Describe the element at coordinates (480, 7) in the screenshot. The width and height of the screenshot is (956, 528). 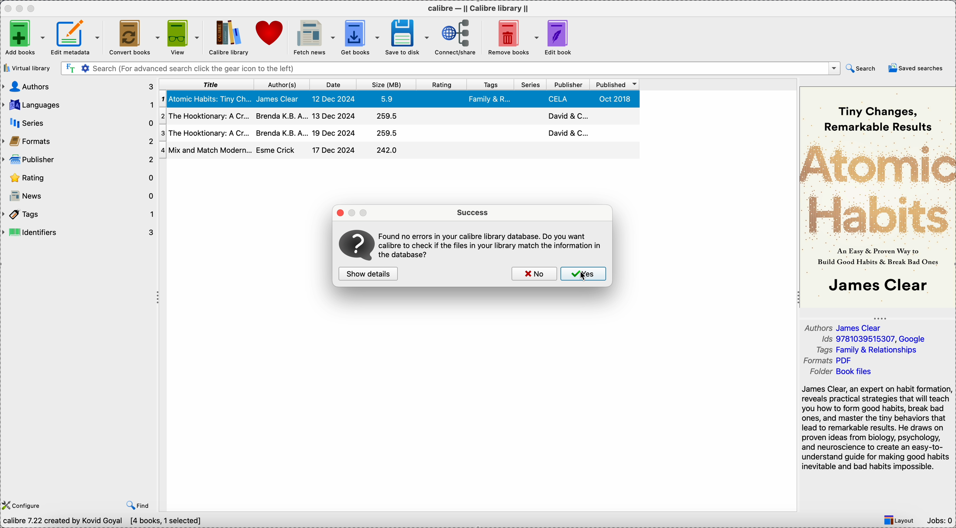
I see `Calibre` at that location.